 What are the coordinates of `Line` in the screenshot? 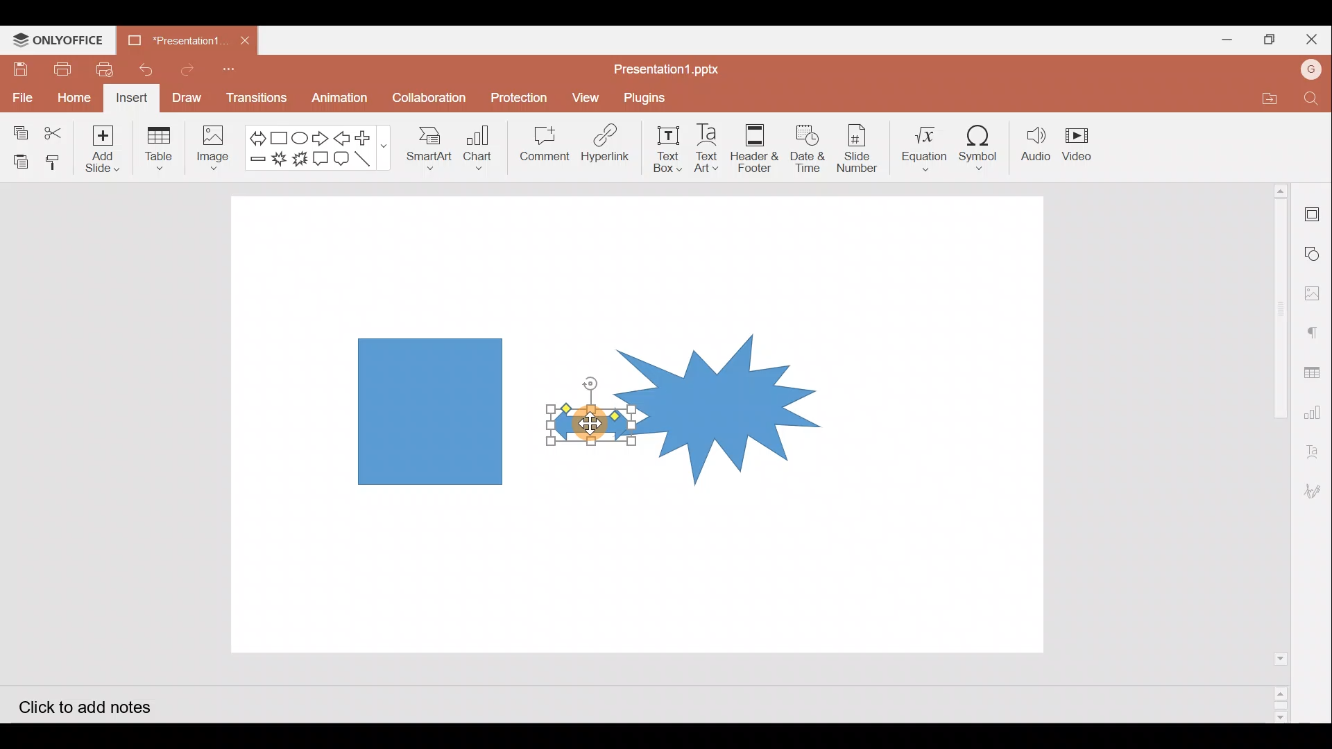 It's located at (367, 157).